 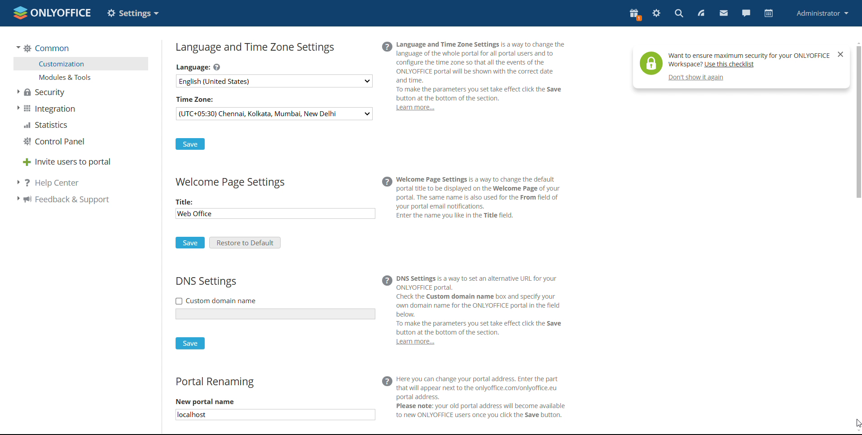 I want to click on feed, so click(x=700, y=13).